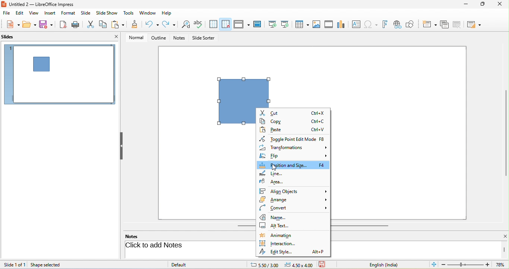 Image resolution: width=509 pixels, height=269 pixels. What do you see at coordinates (121, 146) in the screenshot?
I see `hide` at bounding box center [121, 146].